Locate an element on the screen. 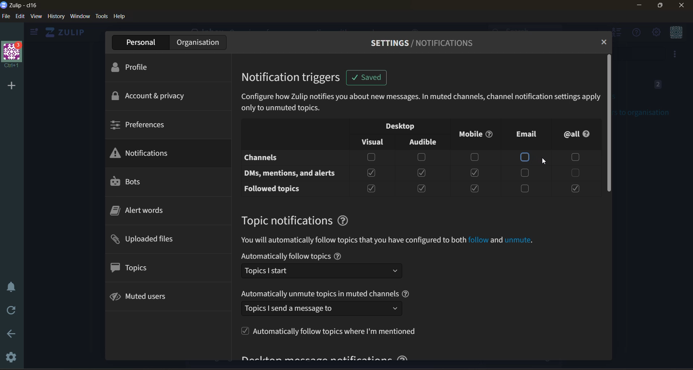 The image size is (693, 370). maximize is located at coordinates (659, 6).